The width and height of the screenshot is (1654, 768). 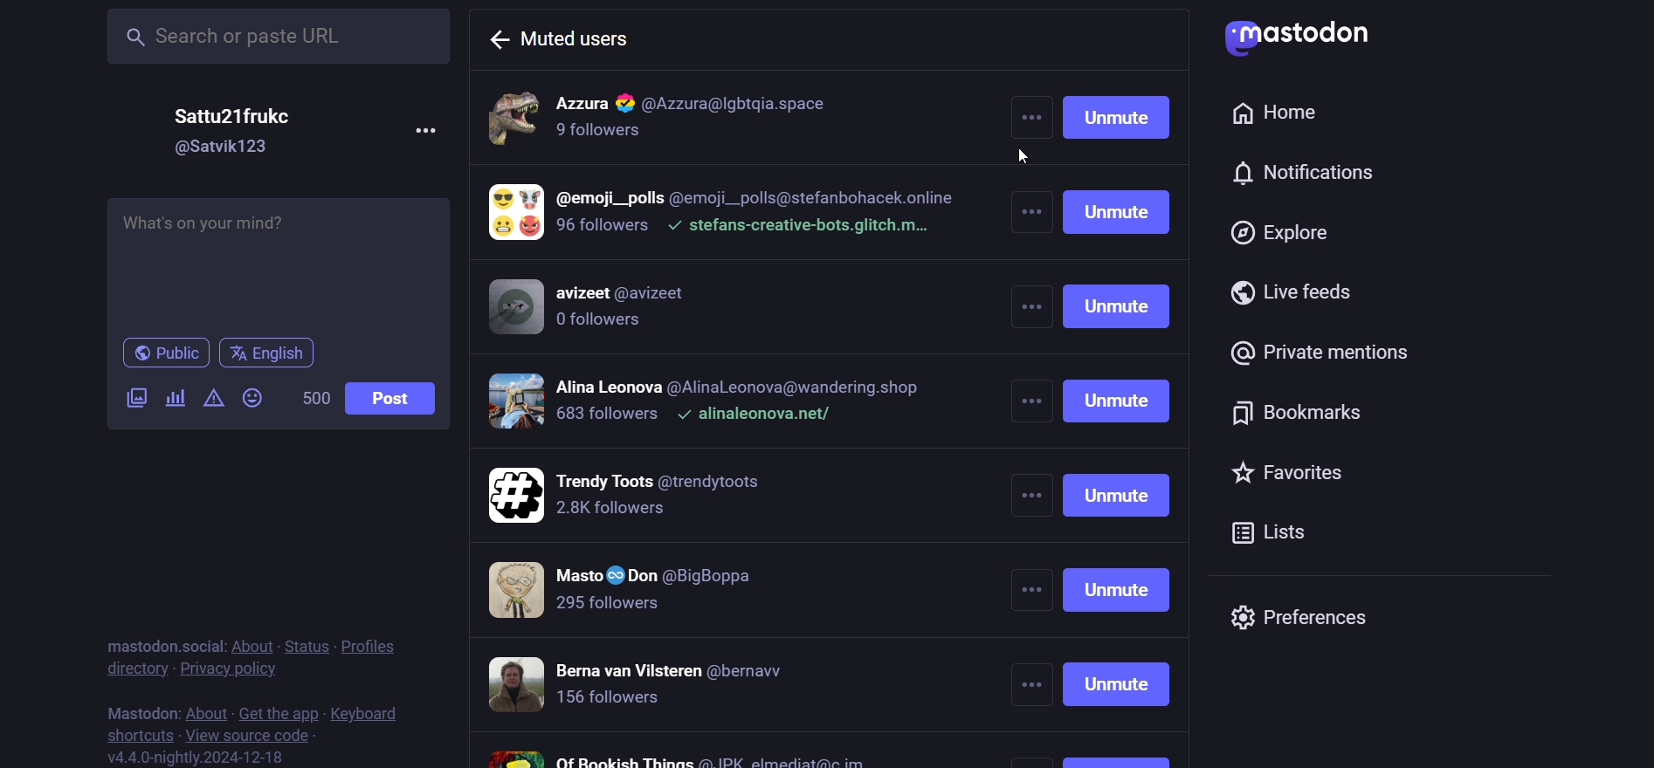 What do you see at coordinates (252, 397) in the screenshot?
I see `emoji` at bounding box center [252, 397].